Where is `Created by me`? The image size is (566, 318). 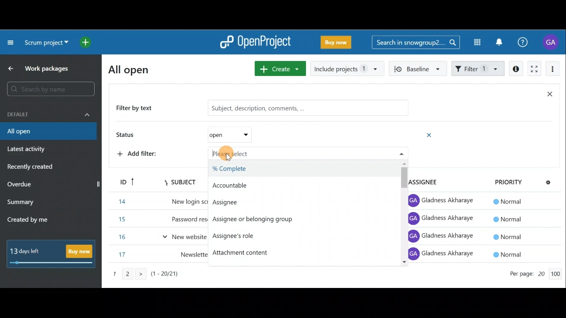
Created by me is located at coordinates (33, 221).